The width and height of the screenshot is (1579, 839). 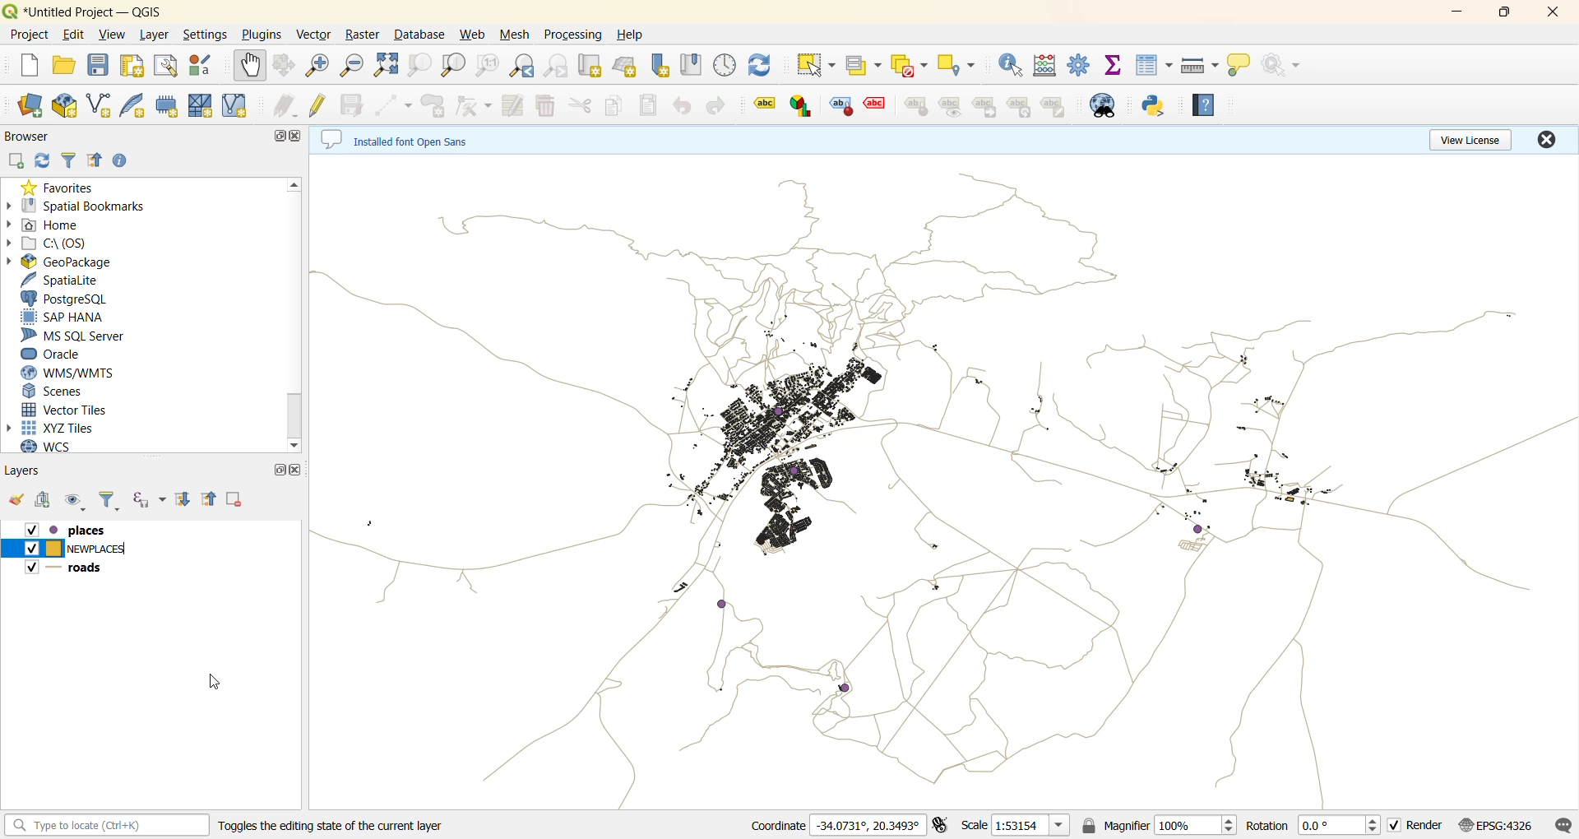 What do you see at coordinates (952, 107) in the screenshot?
I see `preview` at bounding box center [952, 107].